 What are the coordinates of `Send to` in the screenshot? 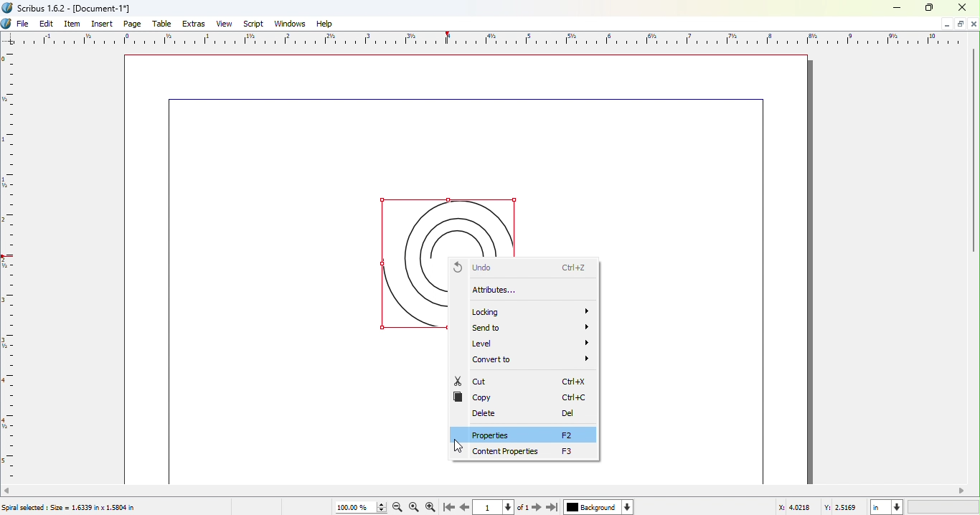 It's located at (531, 328).